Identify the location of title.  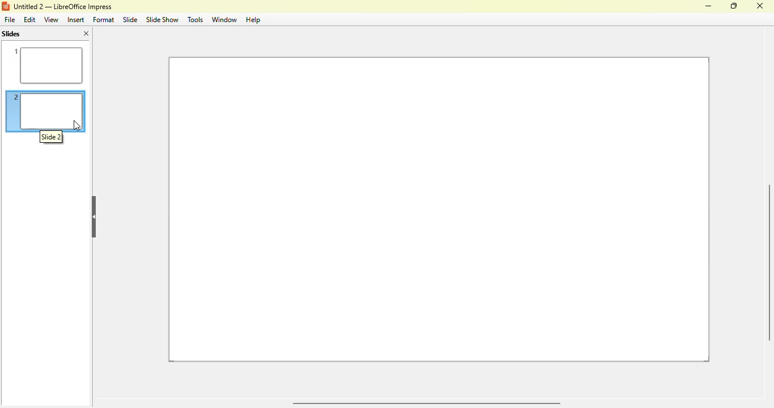
(62, 7).